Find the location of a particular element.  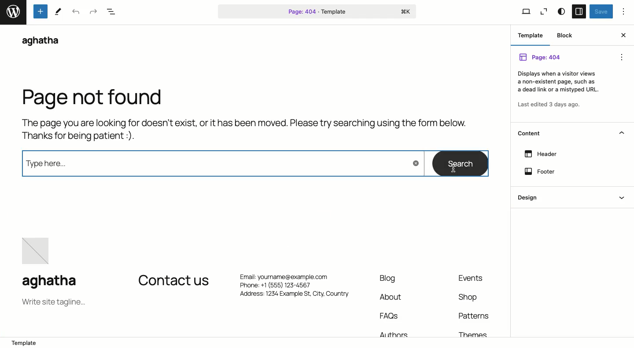

Design is located at coordinates (531, 197).